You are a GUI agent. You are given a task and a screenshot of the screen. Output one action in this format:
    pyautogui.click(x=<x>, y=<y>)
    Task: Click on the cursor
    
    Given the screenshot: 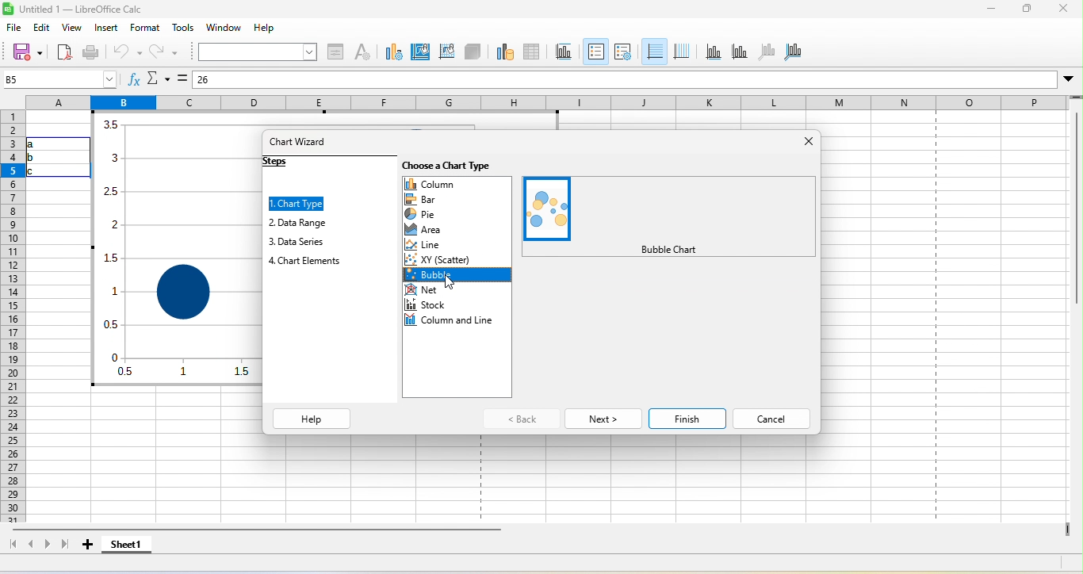 What is the action you would take?
    pyautogui.click(x=452, y=285)
    